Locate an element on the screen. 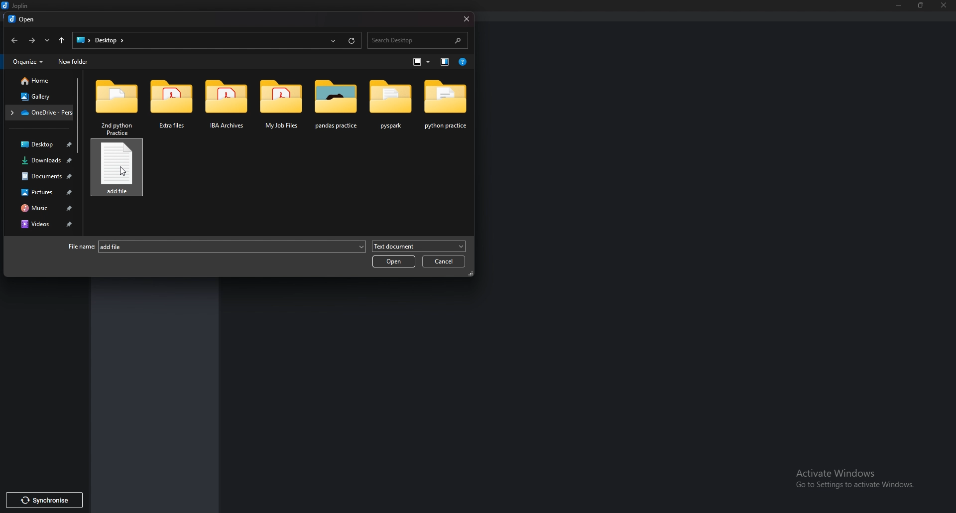 Image resolution: width=956 pixels, height=513 pixels. File name is located at coordinates (81, 247).